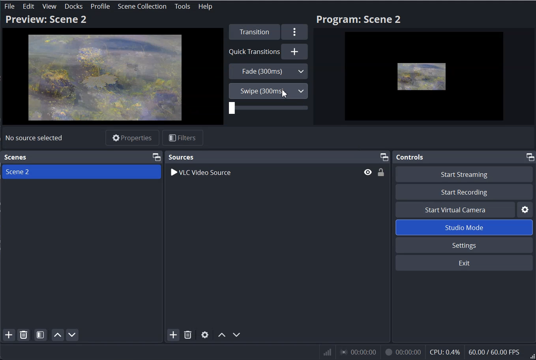 This screenshot has height=360, width=536. I want to click on Time Adjuster handle, so click(268, 109).